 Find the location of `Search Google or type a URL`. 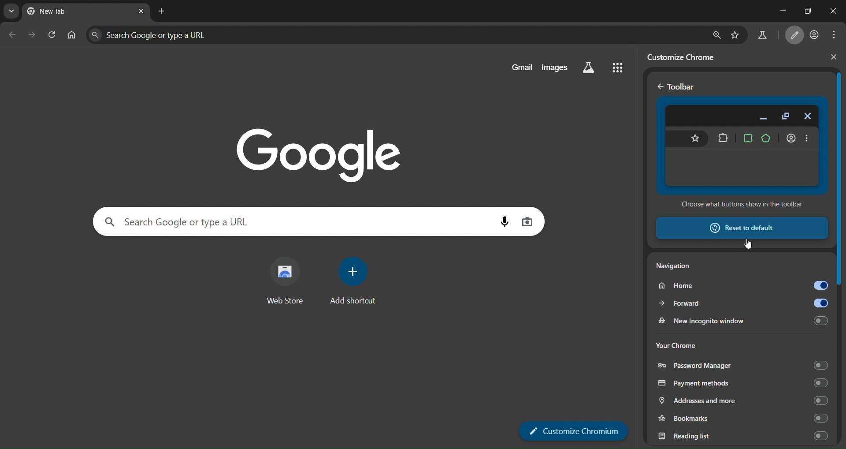

Search Google or type a URL is located at coordinates (298, 221).